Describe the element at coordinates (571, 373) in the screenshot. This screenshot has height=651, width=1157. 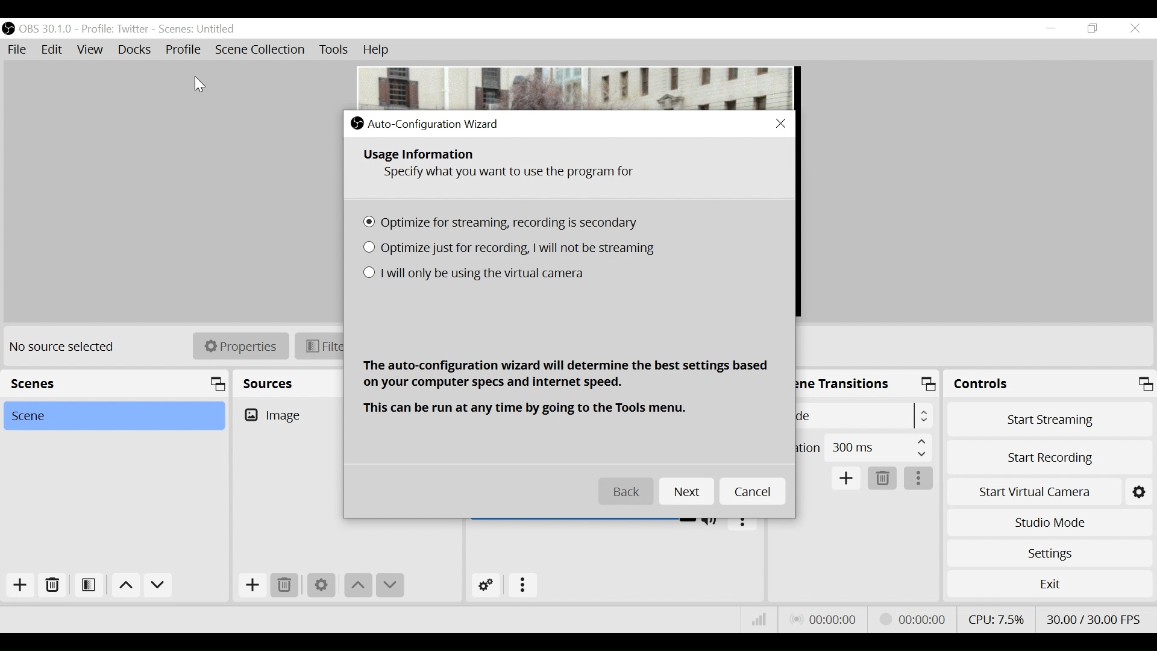
I see `The auto-configuration wizard will determine the best settings based on your computer specs and internet speed` at that location.